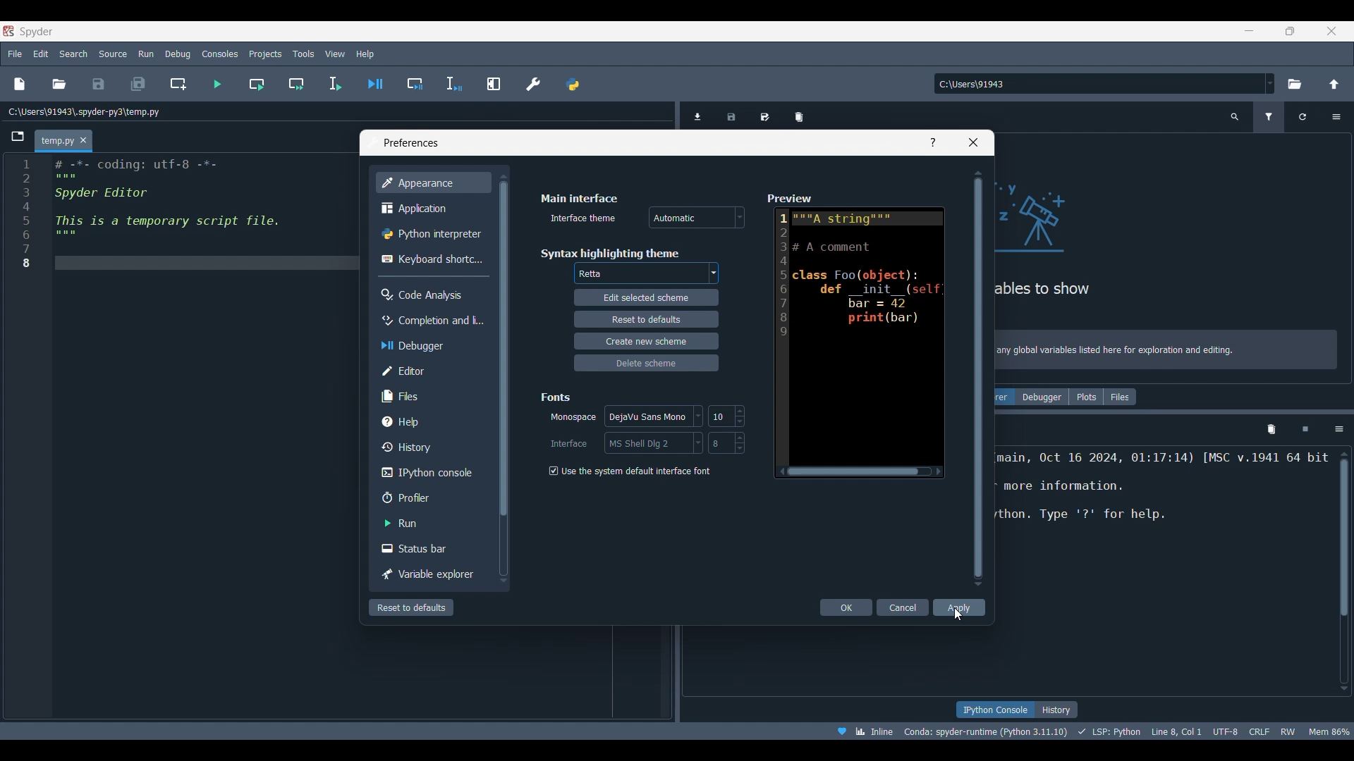 The image size is (1354, 761). Describe the element at coordinates (1270, 83) in the screenshot. I see `Location options` at that location.